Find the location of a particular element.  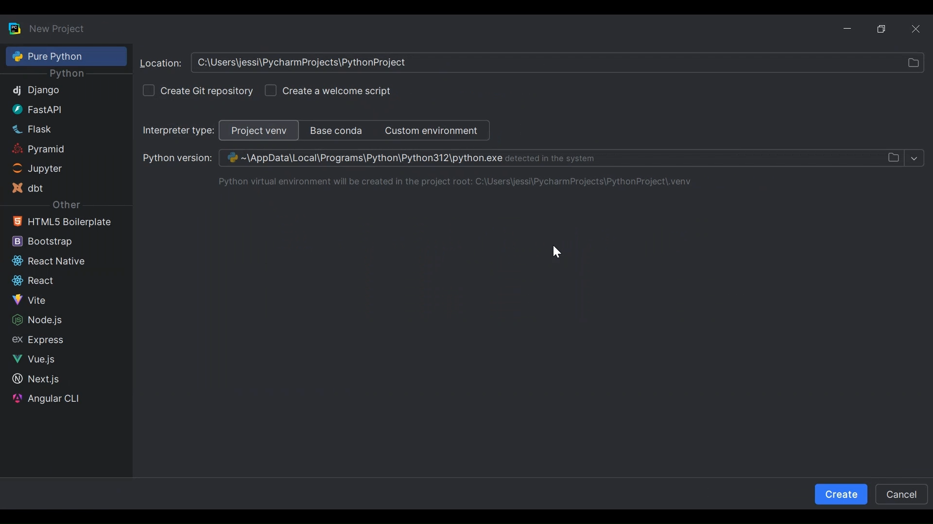

Custom Environment is located at coordinates (431, 131).